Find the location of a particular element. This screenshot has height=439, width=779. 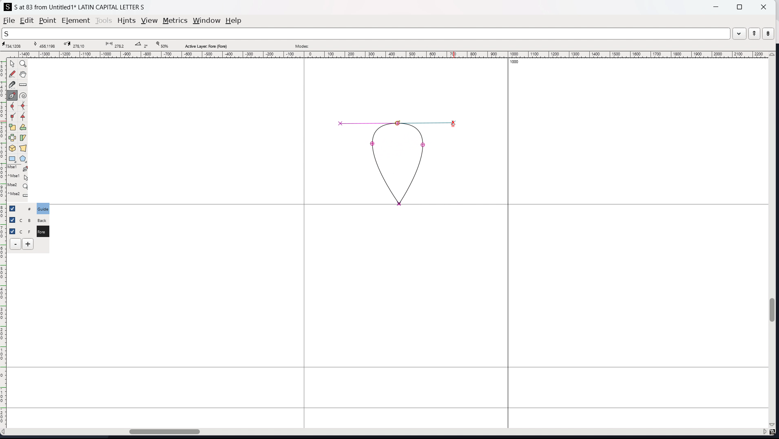

hints is located at coordinates (127, 21).